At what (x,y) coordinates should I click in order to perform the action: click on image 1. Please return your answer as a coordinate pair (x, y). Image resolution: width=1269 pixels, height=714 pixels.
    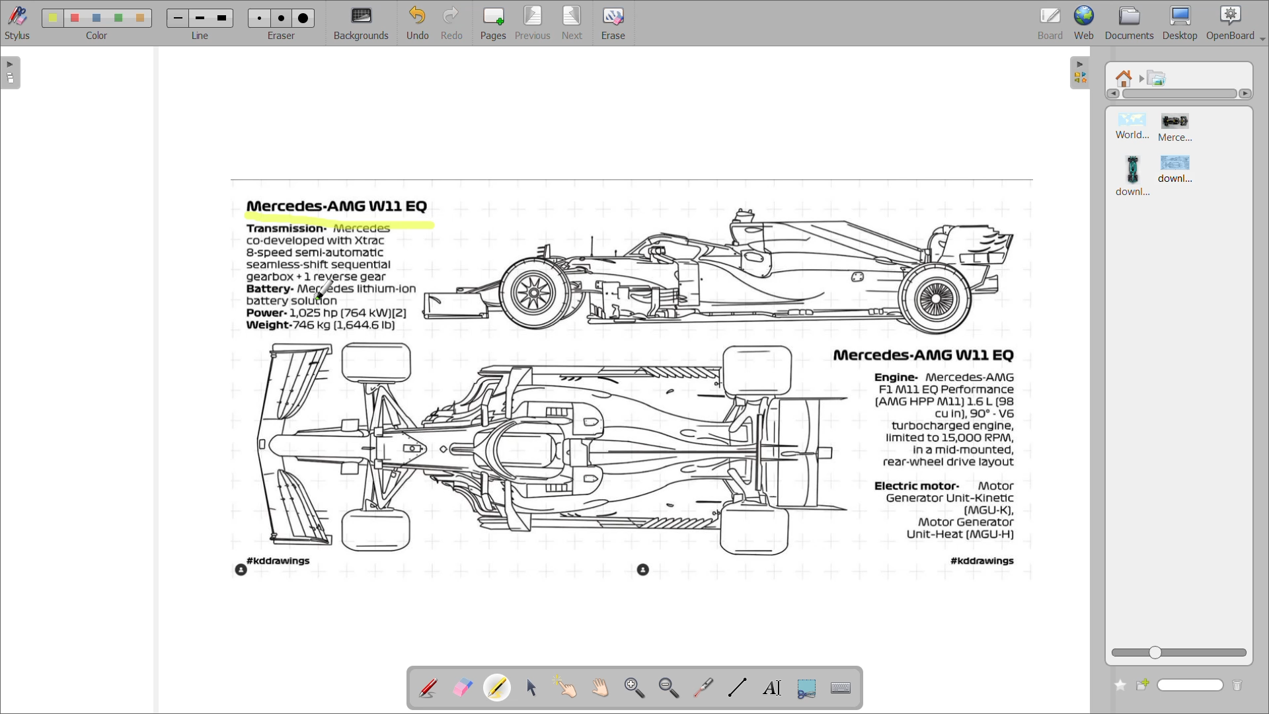
    Looking at the image, I should click on (1135, 126).